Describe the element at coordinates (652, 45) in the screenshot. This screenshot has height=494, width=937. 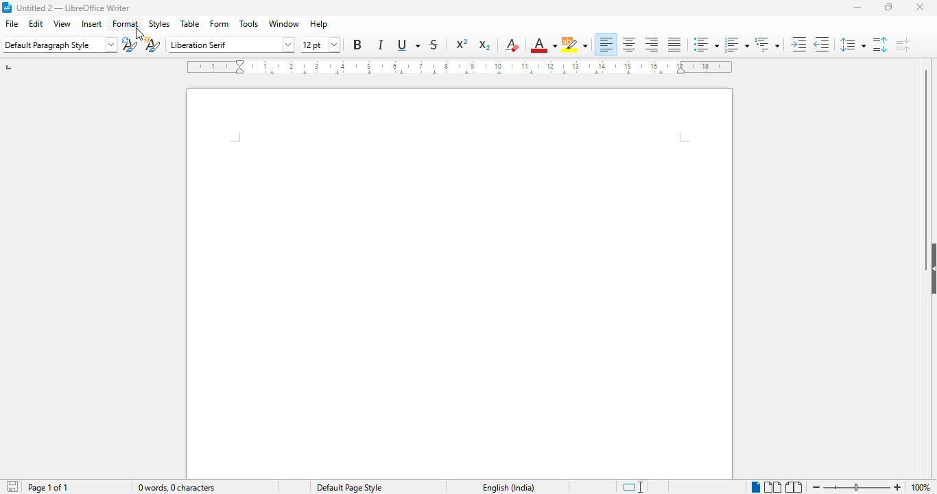
I see `align right` at that location.